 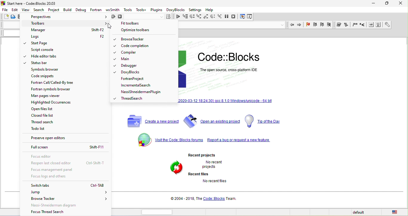 What do you see at coordinates (177, 10) in the screenshot?
I see `doxyblocks` at bounding box center [177, 10].